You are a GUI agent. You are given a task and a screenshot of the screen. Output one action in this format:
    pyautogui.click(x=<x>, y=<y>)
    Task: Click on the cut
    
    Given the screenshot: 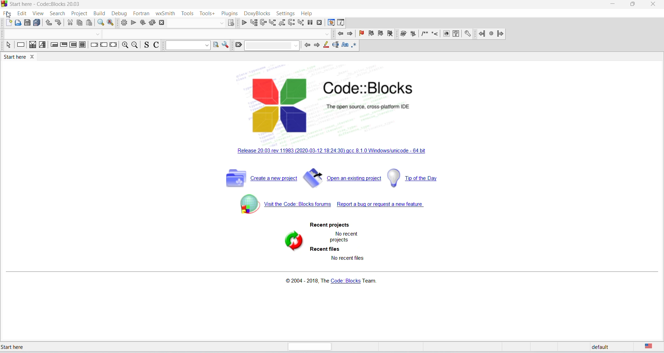 What is the action you would take?
    pyautogui.click(x=70, y=24)
    